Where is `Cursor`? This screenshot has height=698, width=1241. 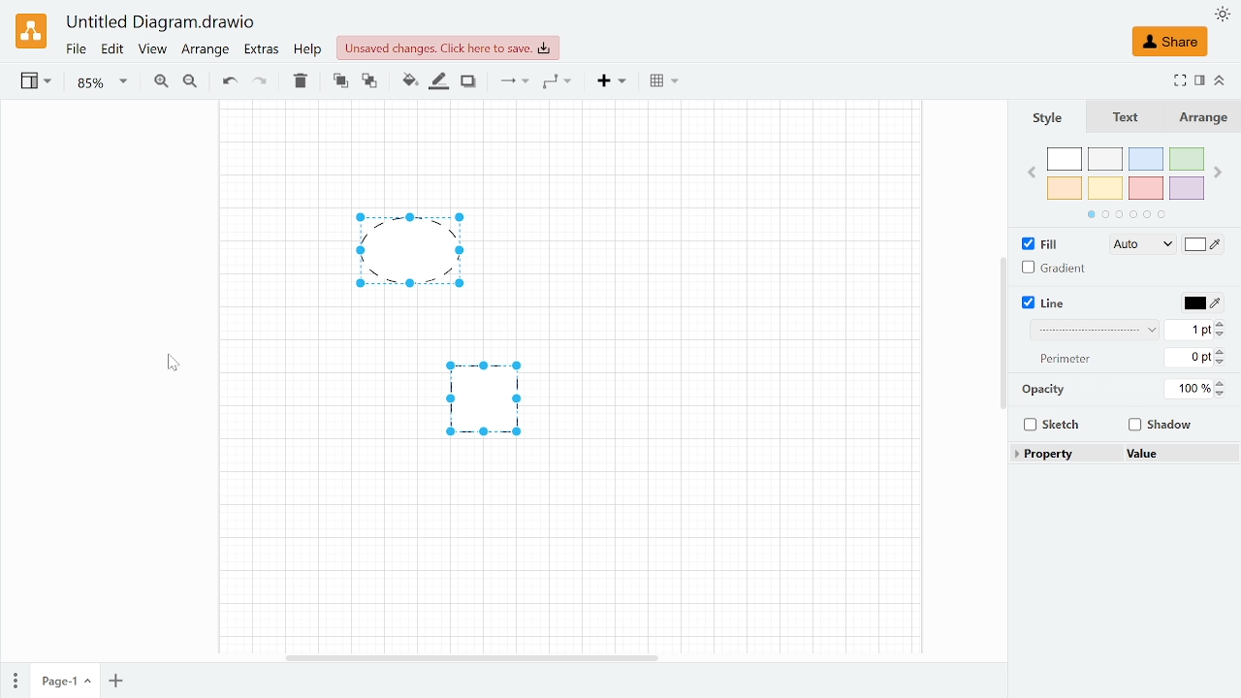 Cursor is located at coordinates (175, 369).